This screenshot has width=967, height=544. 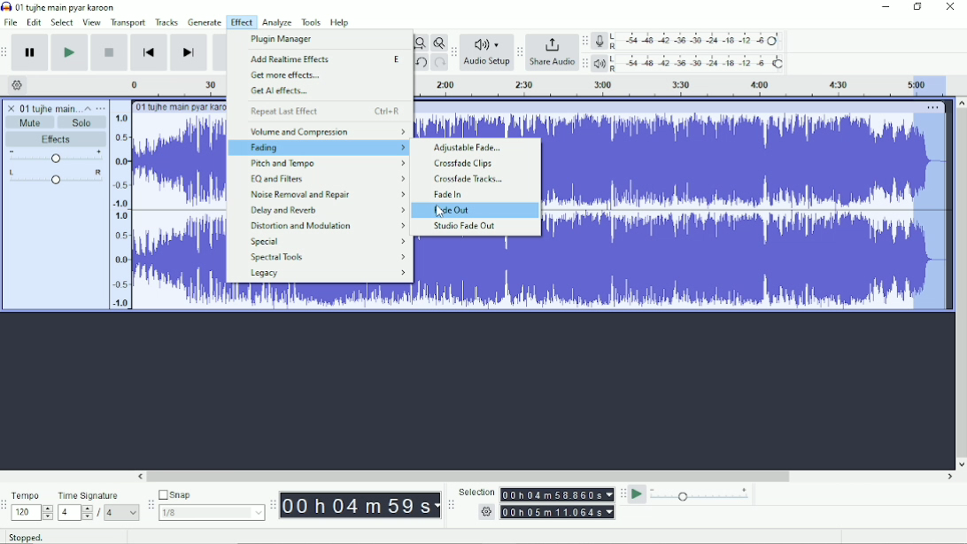 What do you see at coordinates (466, 226) in the screenshot?
I see `Studio Fade Out` at bounding box center [466, 226].